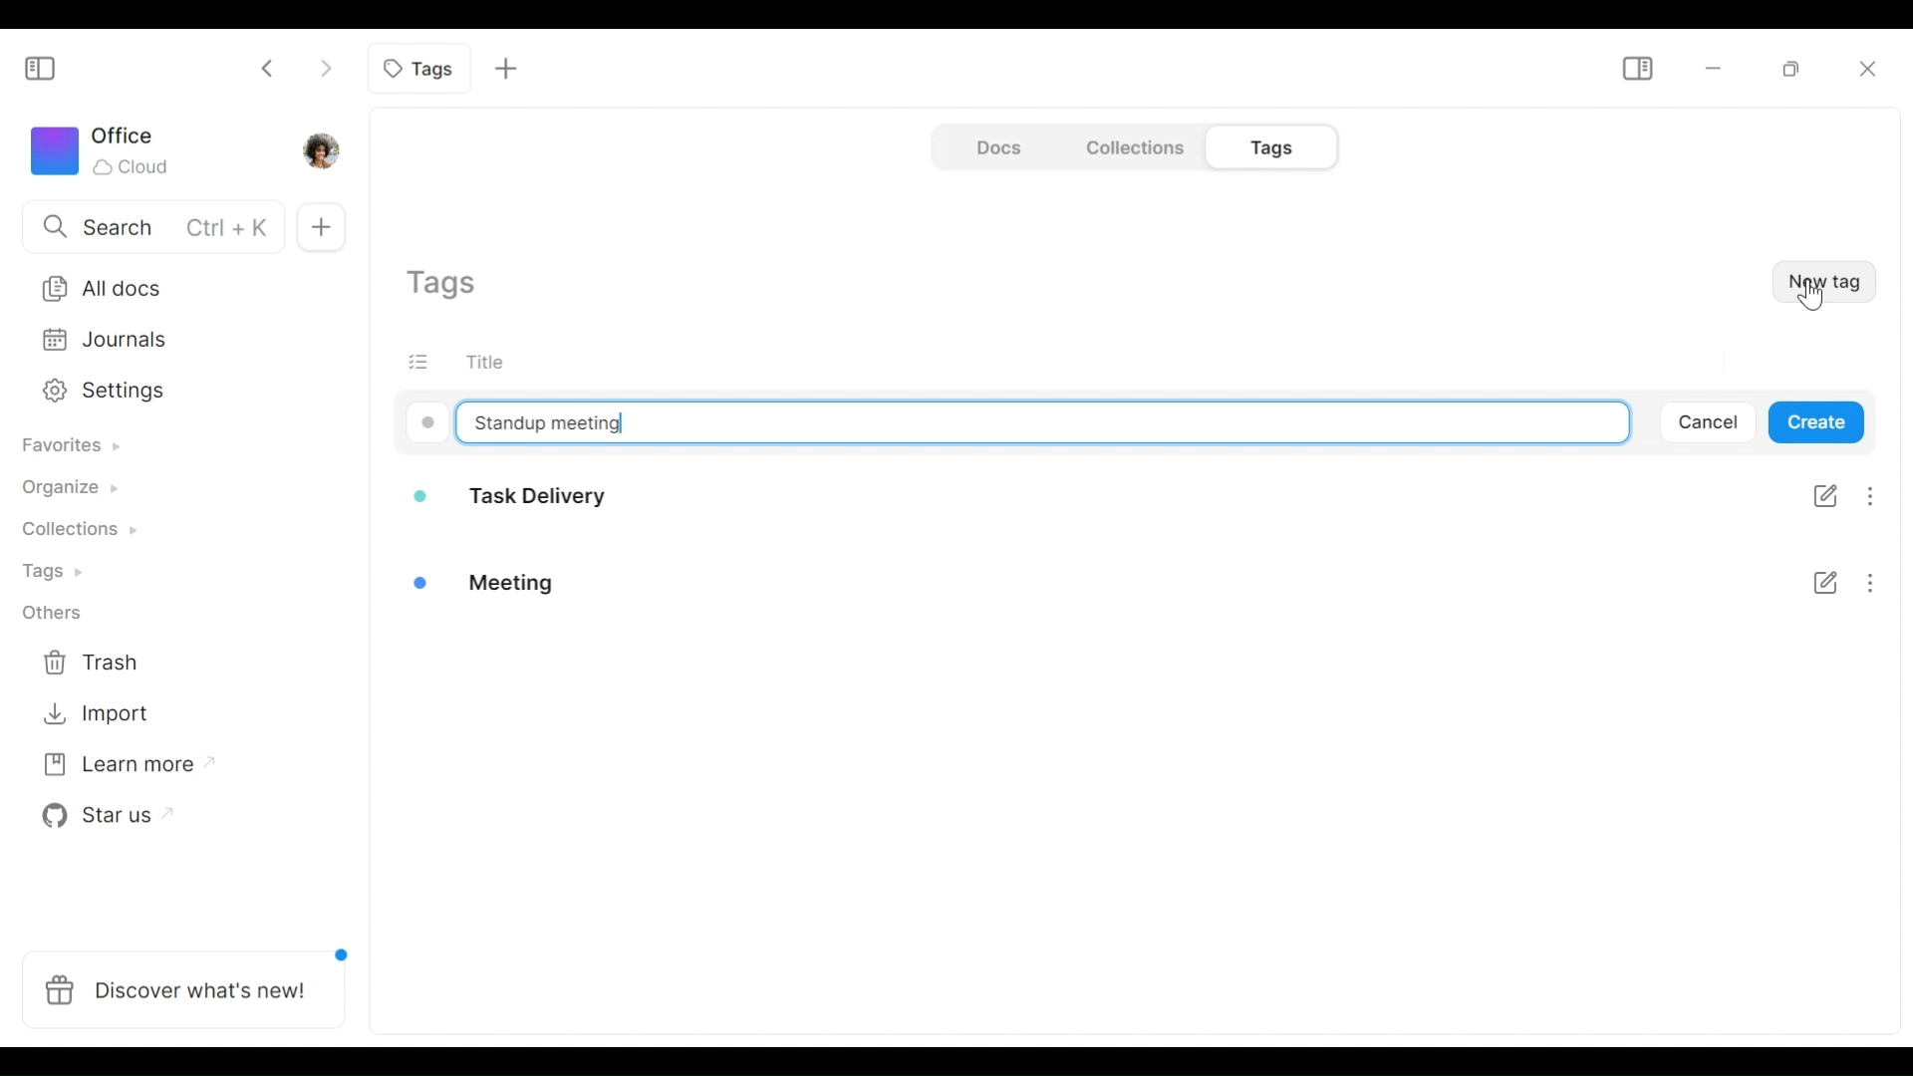  Describe the element at coordinates (1637, 70) in the screenshot. I see `Show/Hide Sidebar` at that location.